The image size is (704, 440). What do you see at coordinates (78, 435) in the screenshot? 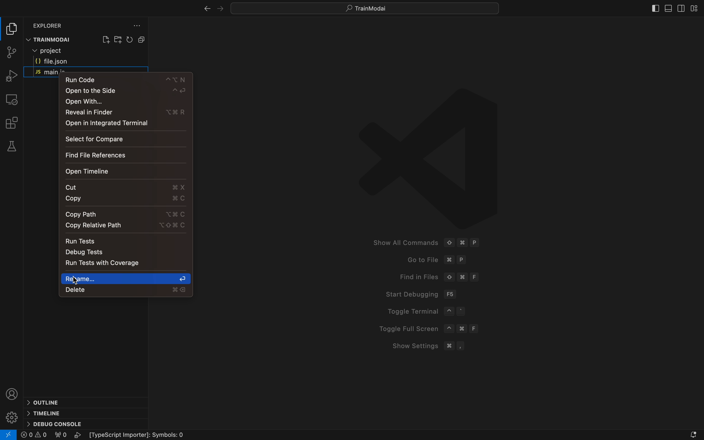
I see `play` at bounding box center [78, 435].